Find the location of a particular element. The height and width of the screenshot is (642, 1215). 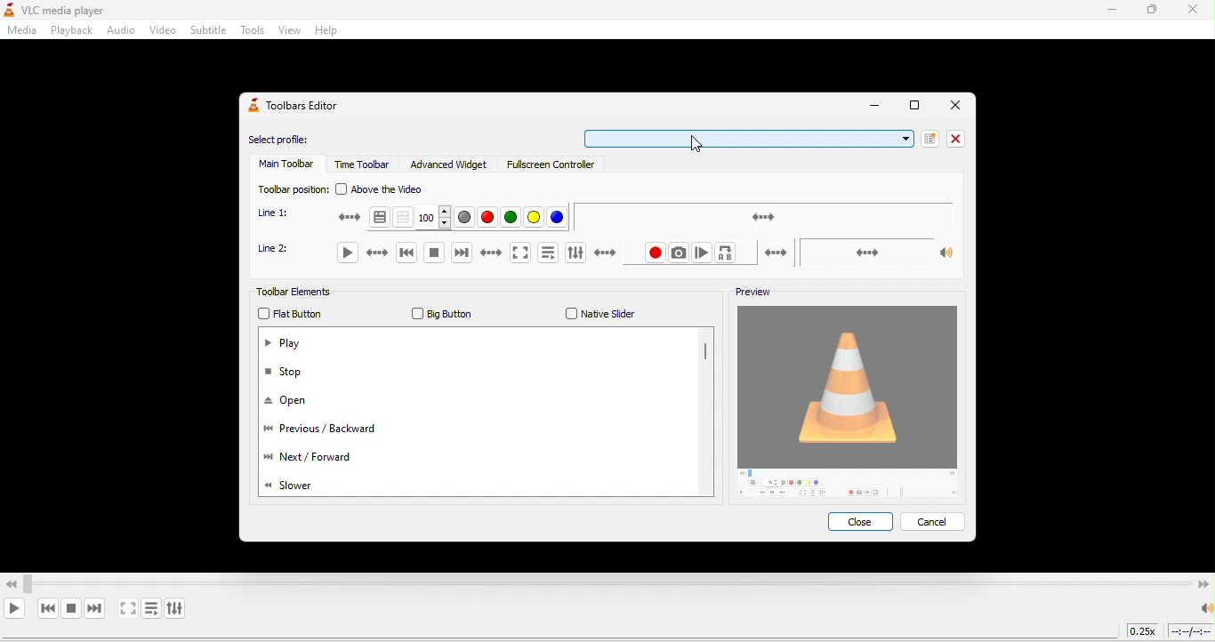

line 1 is located at coordinates (280, 213).